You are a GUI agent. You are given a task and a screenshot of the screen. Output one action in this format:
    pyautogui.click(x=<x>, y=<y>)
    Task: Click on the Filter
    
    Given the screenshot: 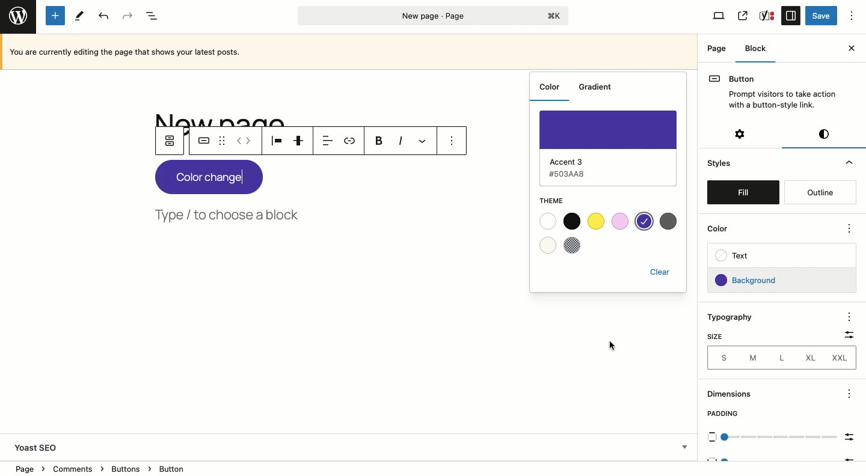 What is the action you would take?
    pyautogui.click(x=846, y=335)
    